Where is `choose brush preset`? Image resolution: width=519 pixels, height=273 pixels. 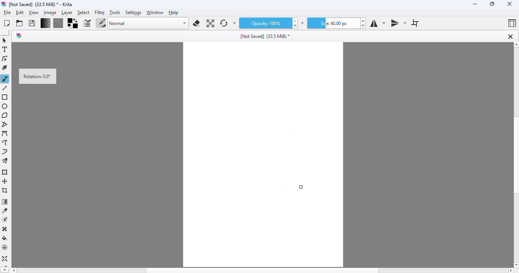
choose brush preset is located at coordinates (101, 23).